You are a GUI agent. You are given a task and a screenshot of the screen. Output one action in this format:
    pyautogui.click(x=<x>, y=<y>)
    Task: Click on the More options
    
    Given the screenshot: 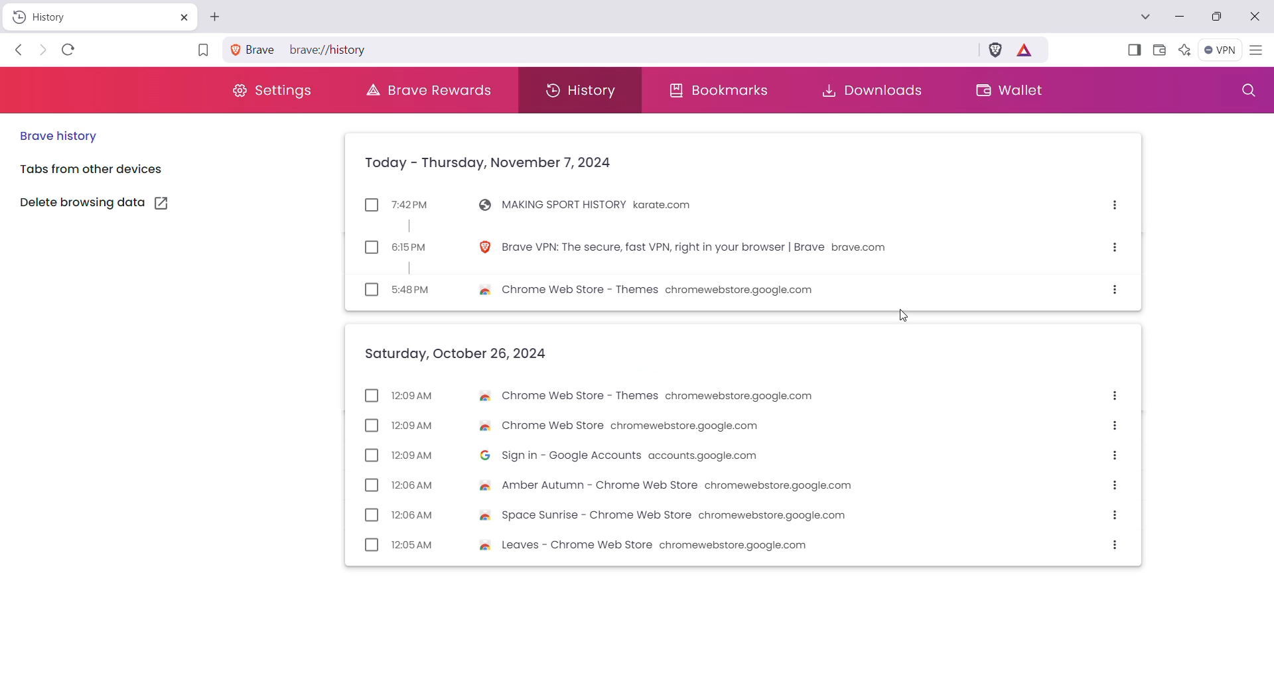 What is the action you would take?
    pyautogui.click(x=1114, y=249)
    